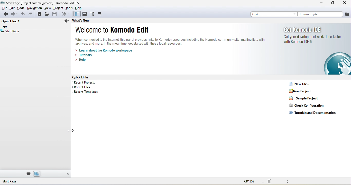  I want to click on code, so click(21, 8).